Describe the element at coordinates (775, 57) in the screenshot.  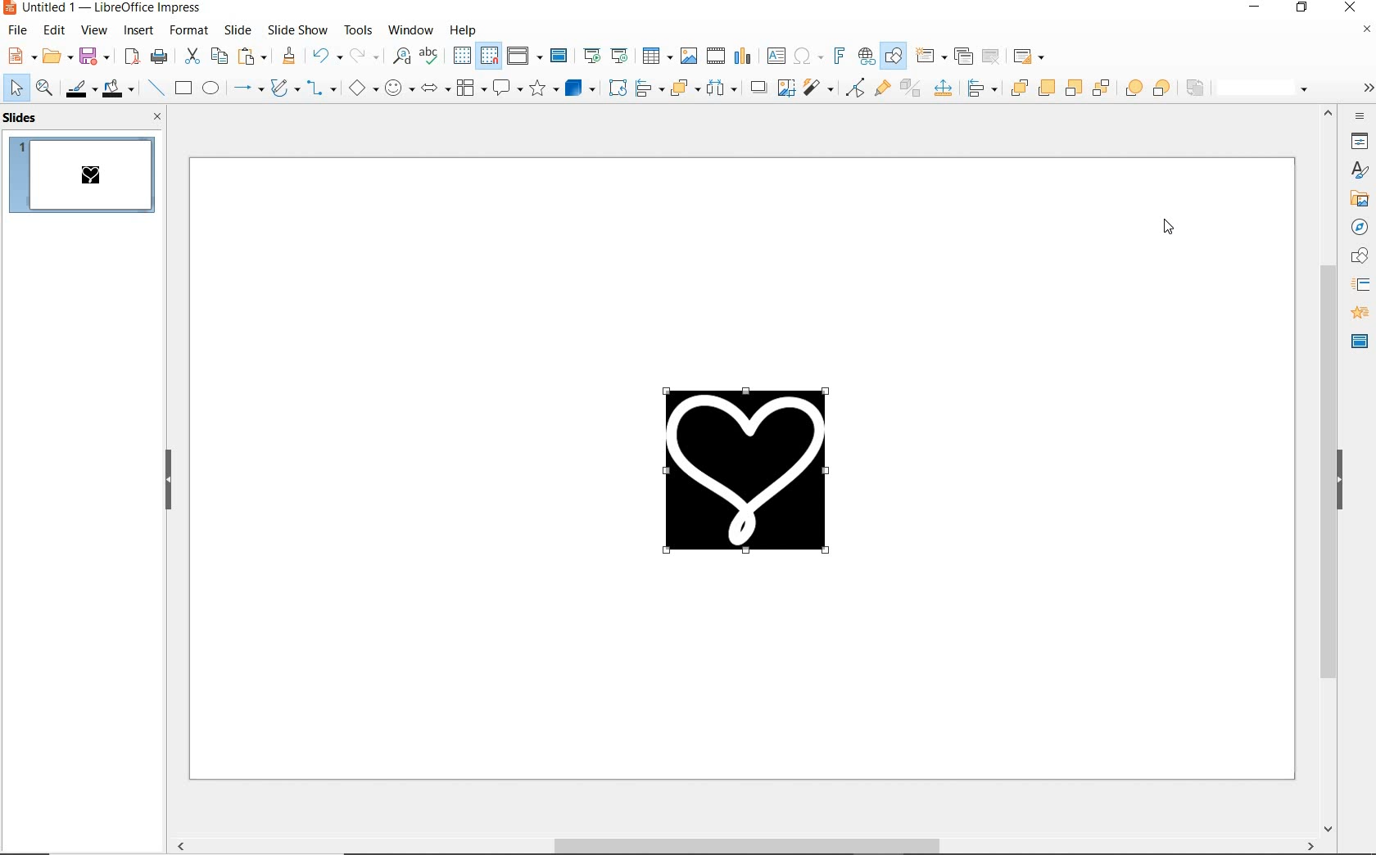
I see `insert text box` at that location.